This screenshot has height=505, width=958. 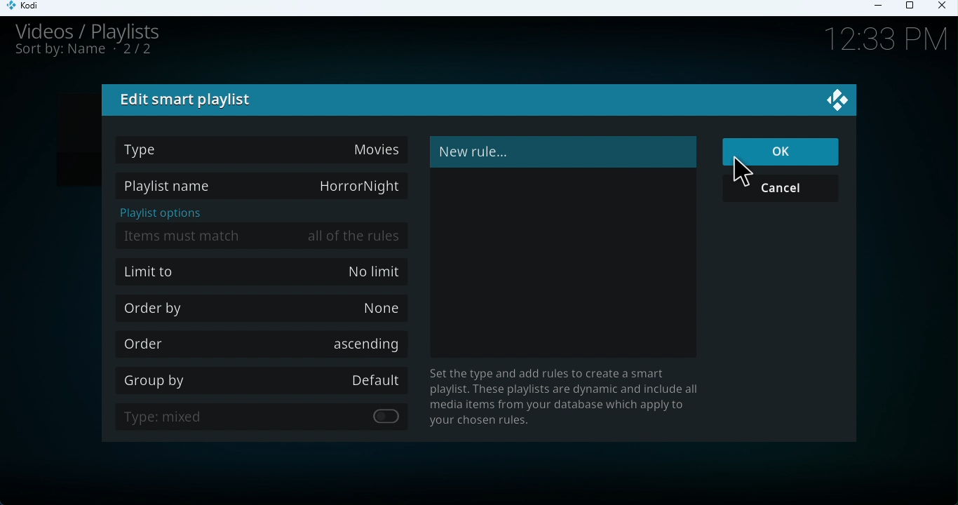 I want to click on OK, so click(x=780, y=150).